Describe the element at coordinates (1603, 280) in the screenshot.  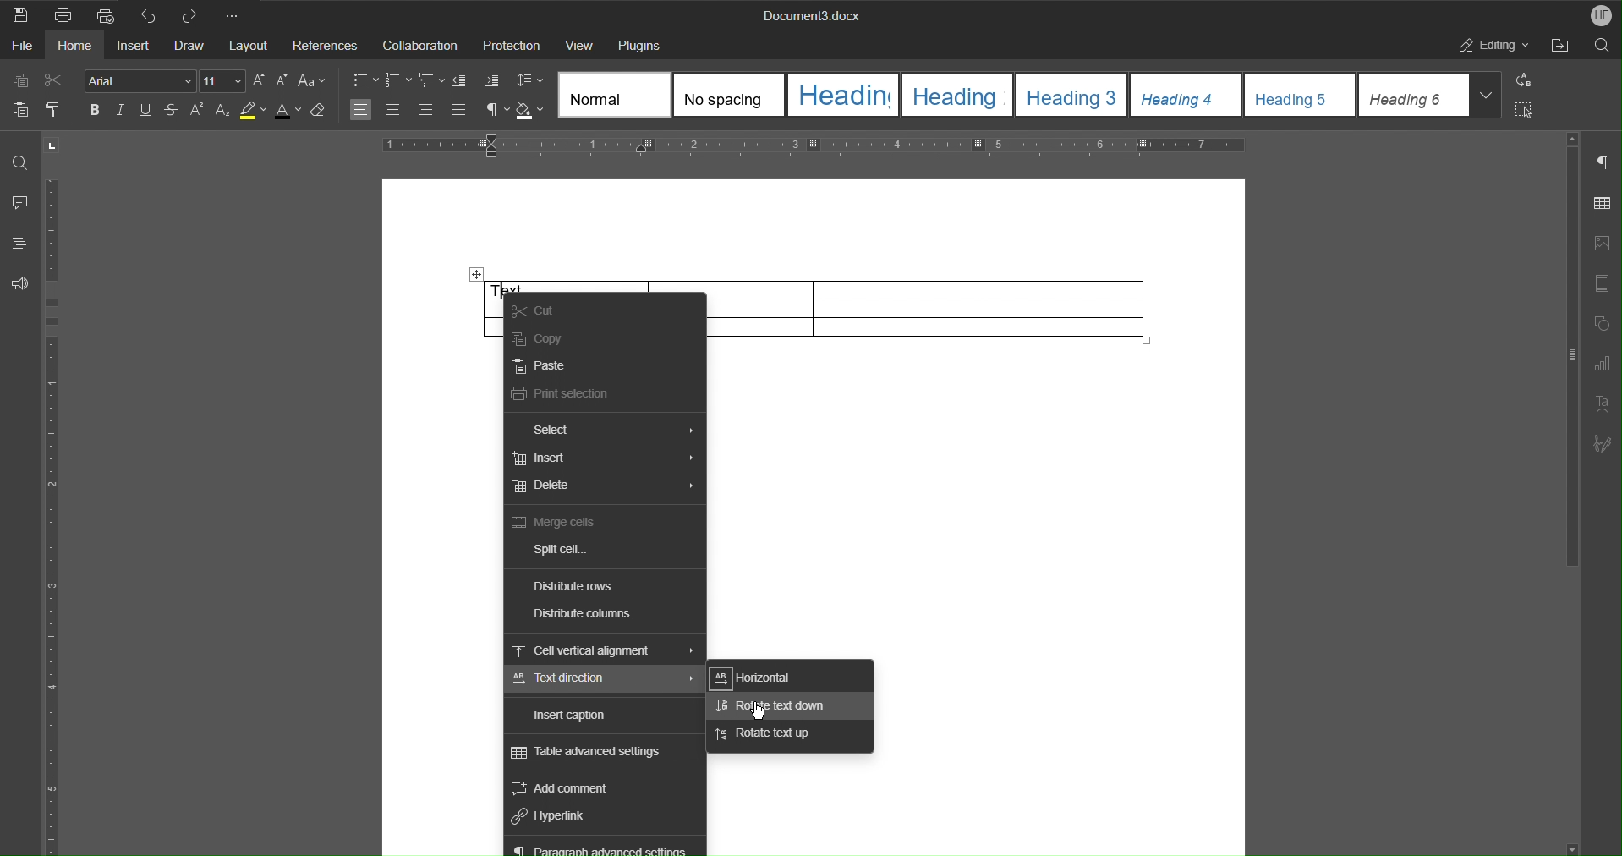
I see `Header/Footer` at that location.